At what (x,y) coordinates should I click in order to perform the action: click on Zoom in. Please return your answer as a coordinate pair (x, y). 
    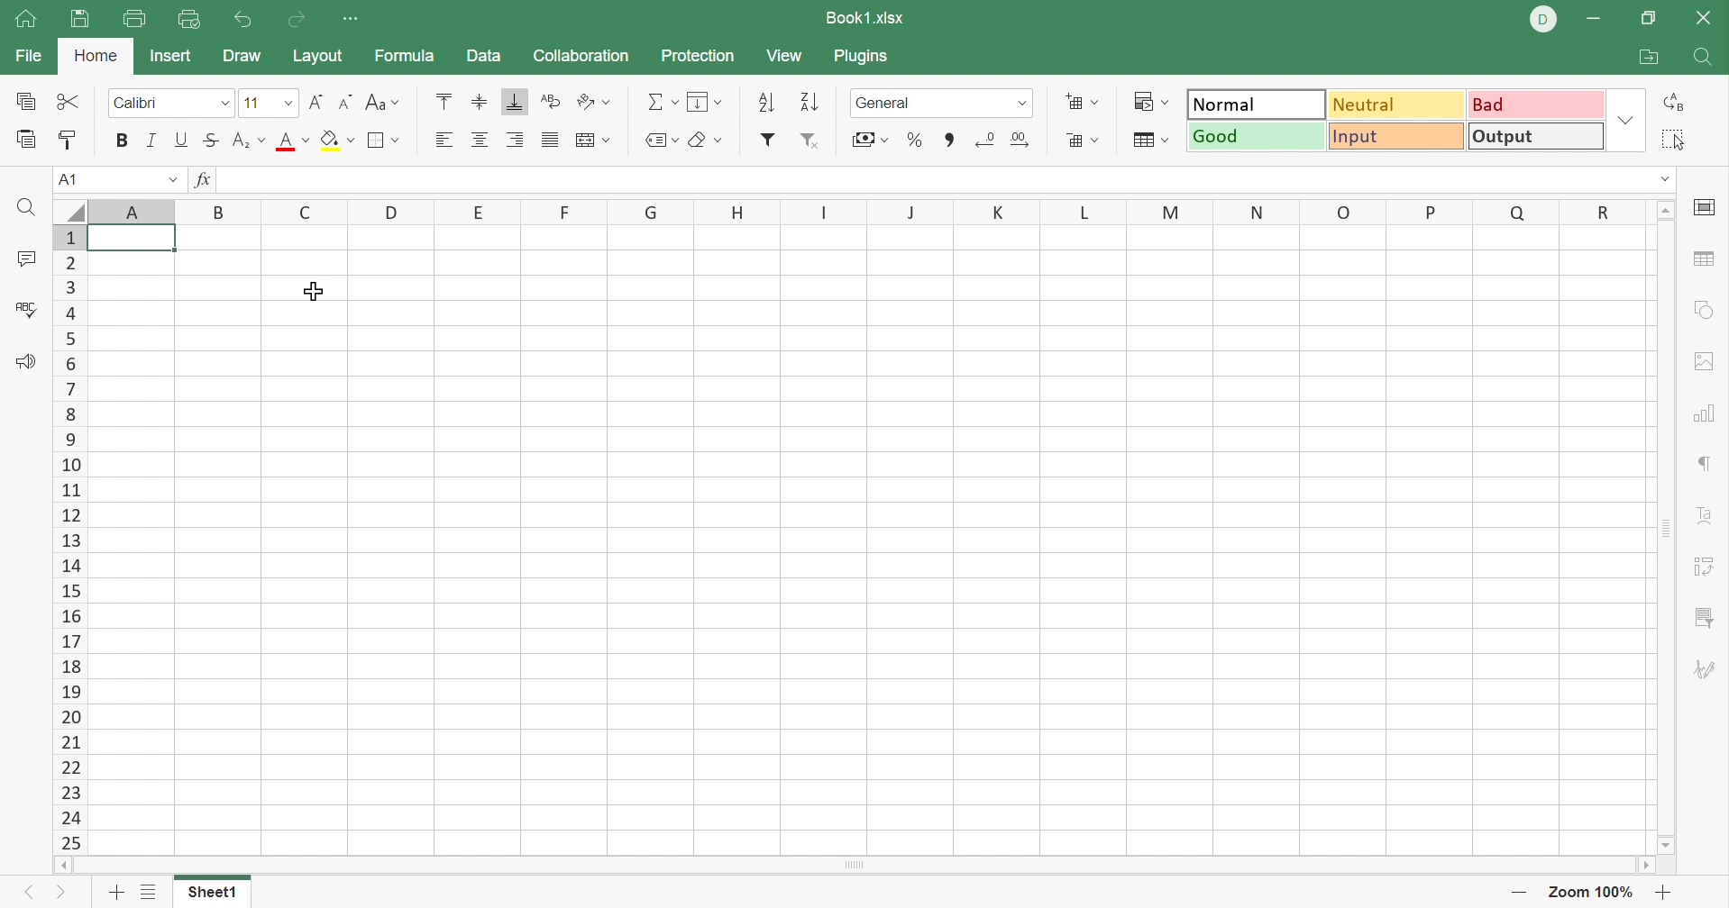
    Looking at the image, I should click on (1665, 891).